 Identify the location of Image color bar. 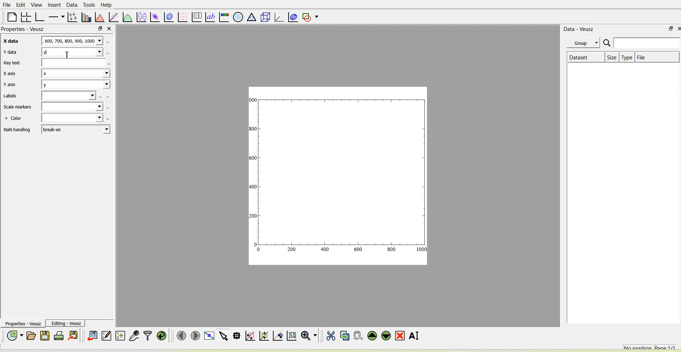
(224, 16).